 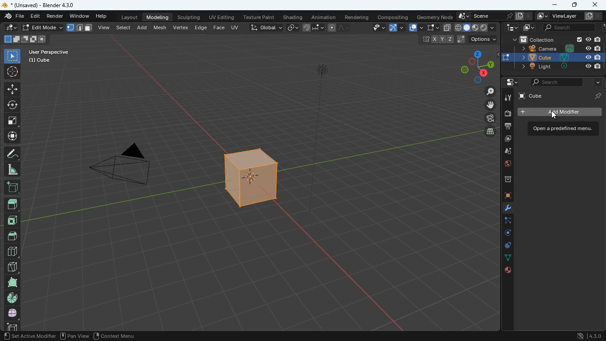 I want to click on pan view, so click(x=75, y=337).